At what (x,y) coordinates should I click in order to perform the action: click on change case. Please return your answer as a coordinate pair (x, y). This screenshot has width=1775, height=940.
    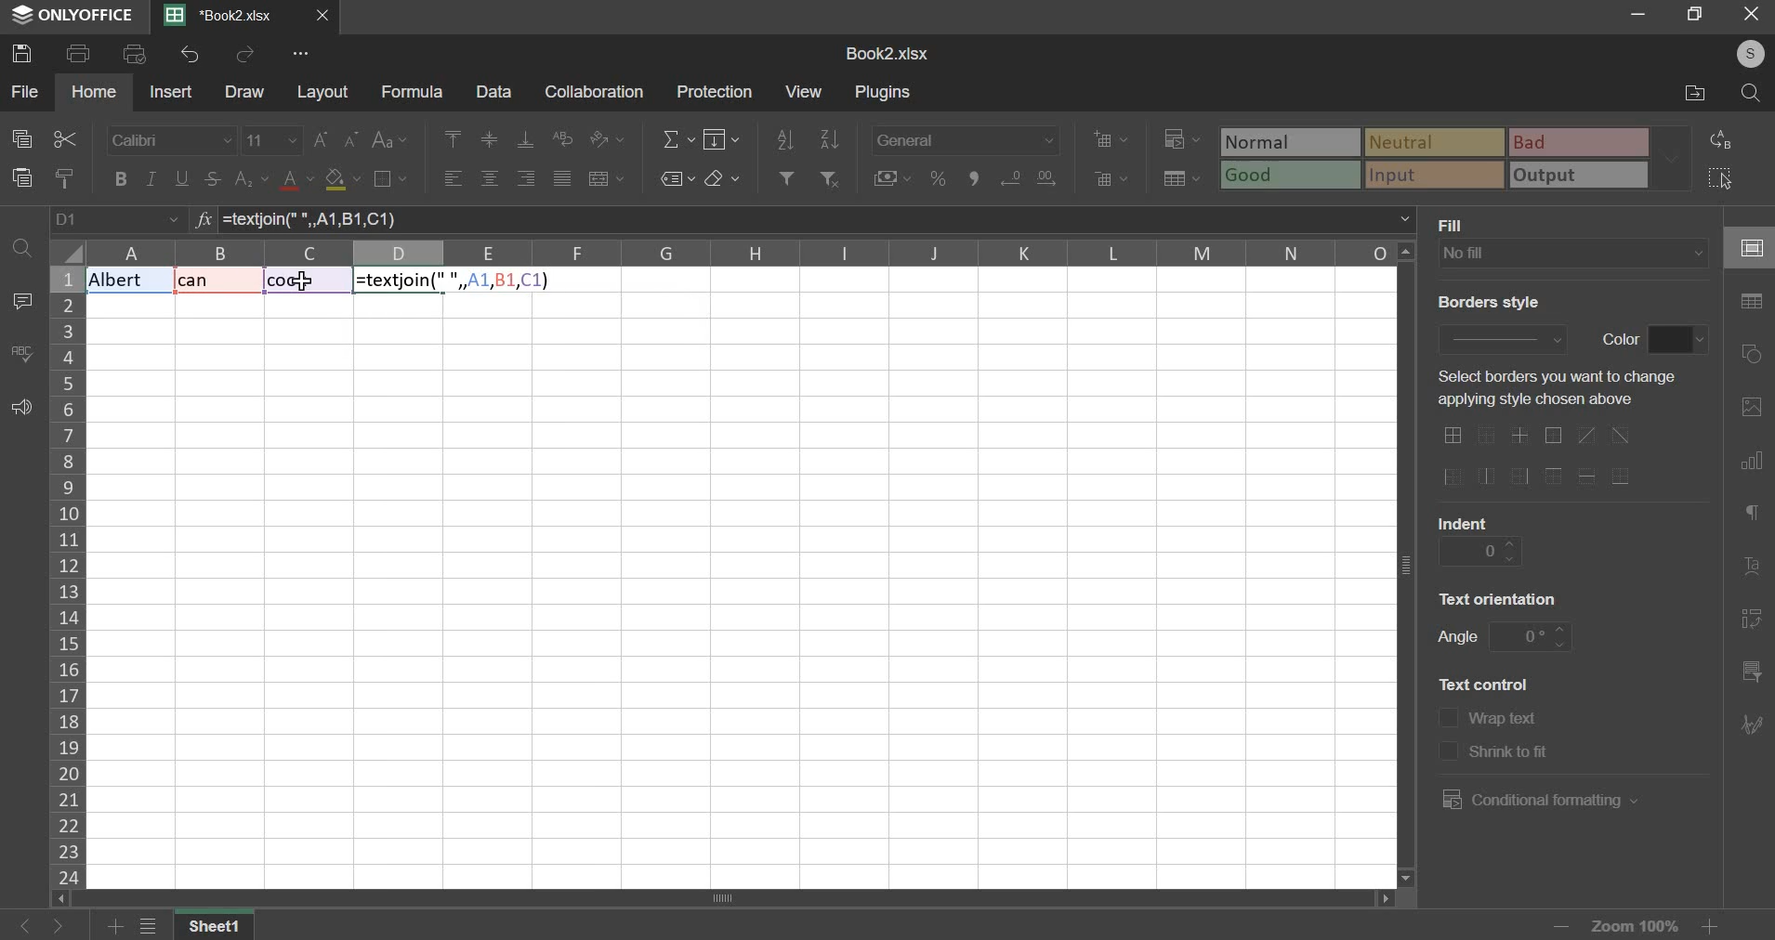
    Looking at the image, I should click on (388, 140).